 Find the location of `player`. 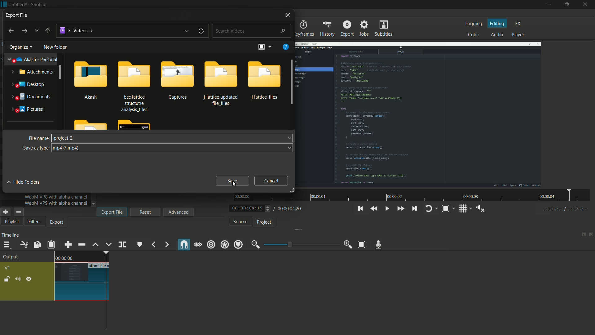

player is located at coordinates (518, 35).